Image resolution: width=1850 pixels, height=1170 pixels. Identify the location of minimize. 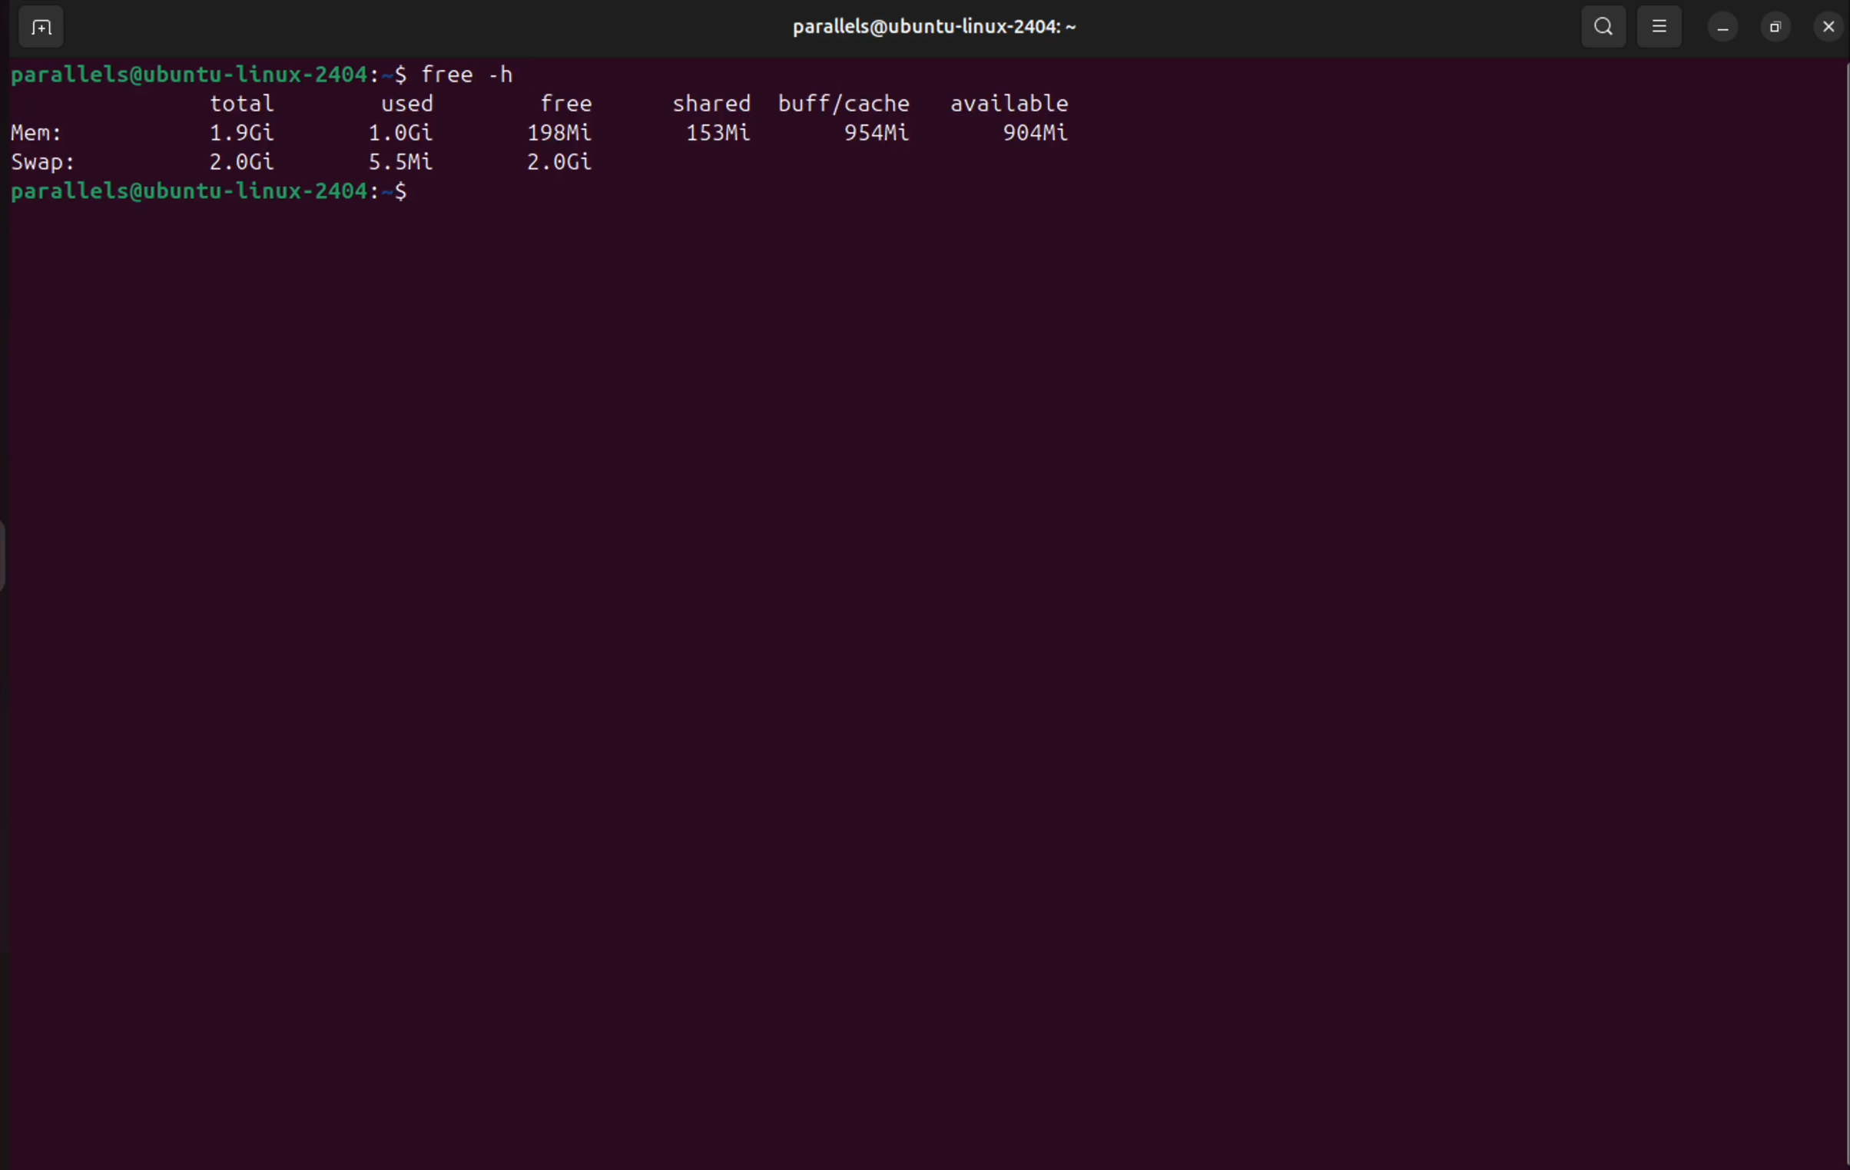
(1722, 25).